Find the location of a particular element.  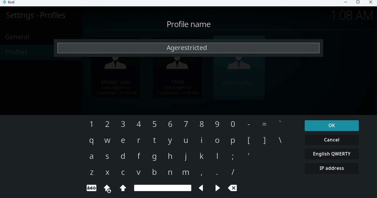

English QWERTY is located at coordinates (333, 155).